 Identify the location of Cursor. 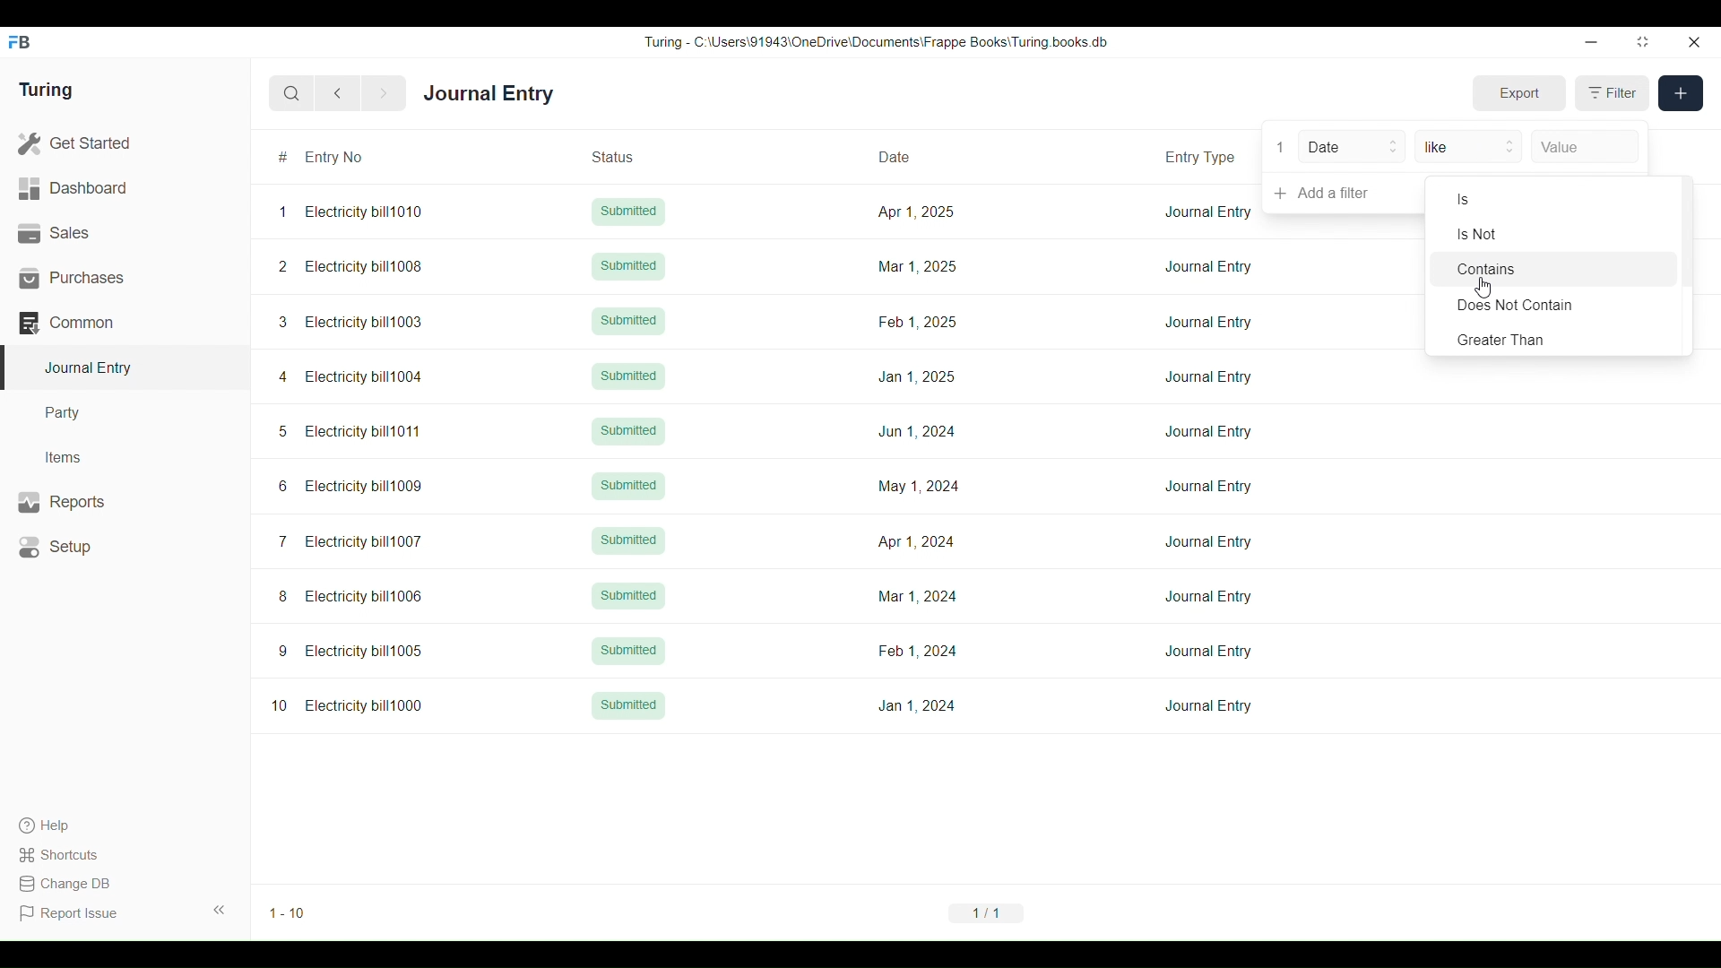
(1483, 287).